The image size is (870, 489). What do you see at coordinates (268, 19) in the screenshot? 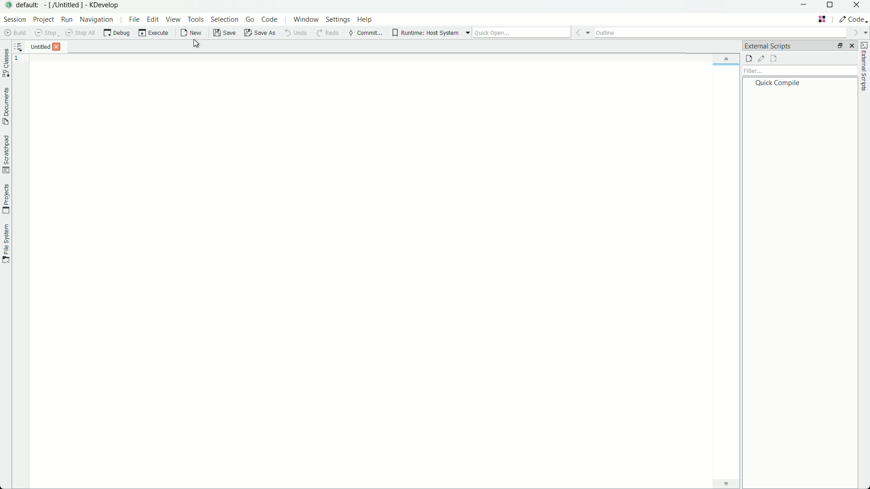
I see `code menu` at bounding box center [268, 19].